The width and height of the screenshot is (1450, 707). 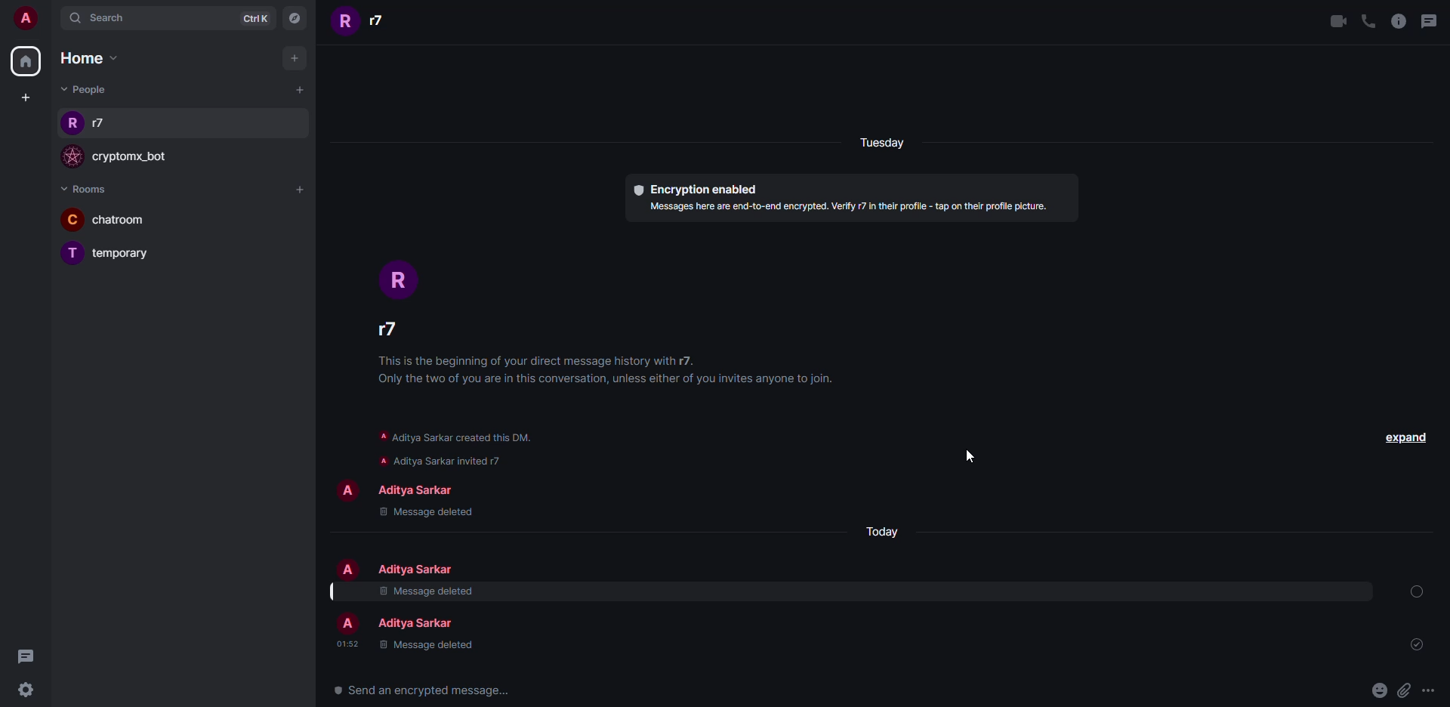 I want to click on profile, so click(x=346, y=23).